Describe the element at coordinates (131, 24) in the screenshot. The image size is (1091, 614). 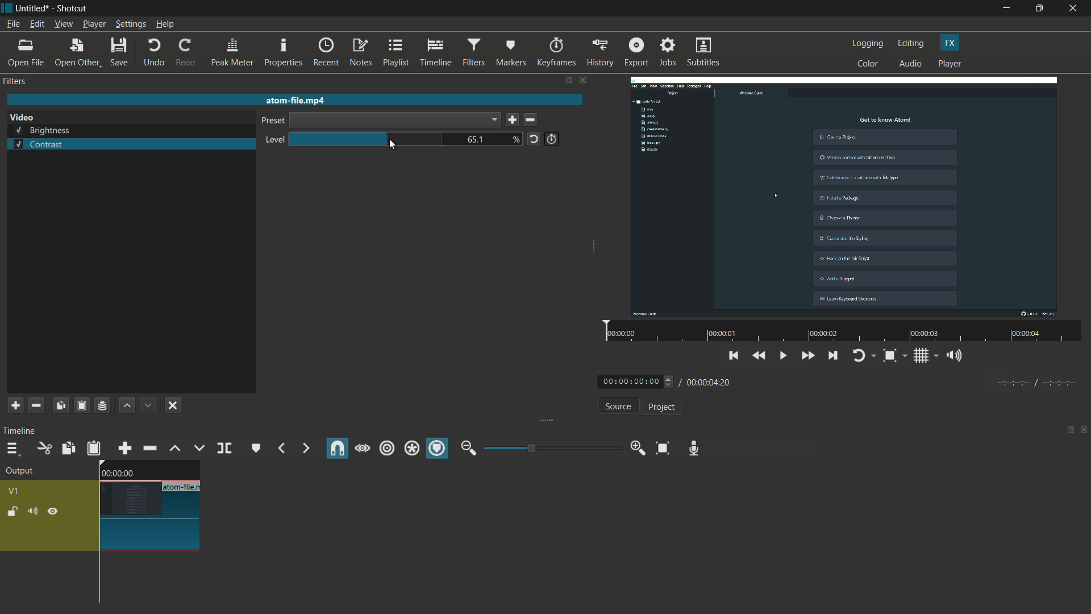
I see `settings menu` at that location.